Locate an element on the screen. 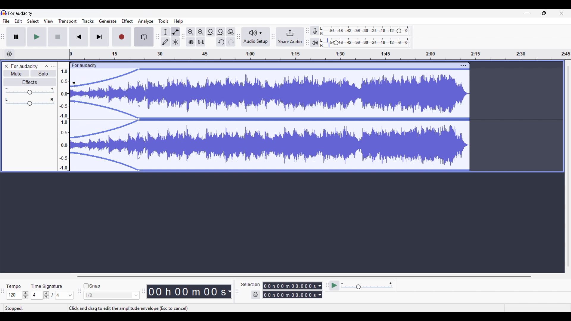  Select is located at coordinates (33, 21).